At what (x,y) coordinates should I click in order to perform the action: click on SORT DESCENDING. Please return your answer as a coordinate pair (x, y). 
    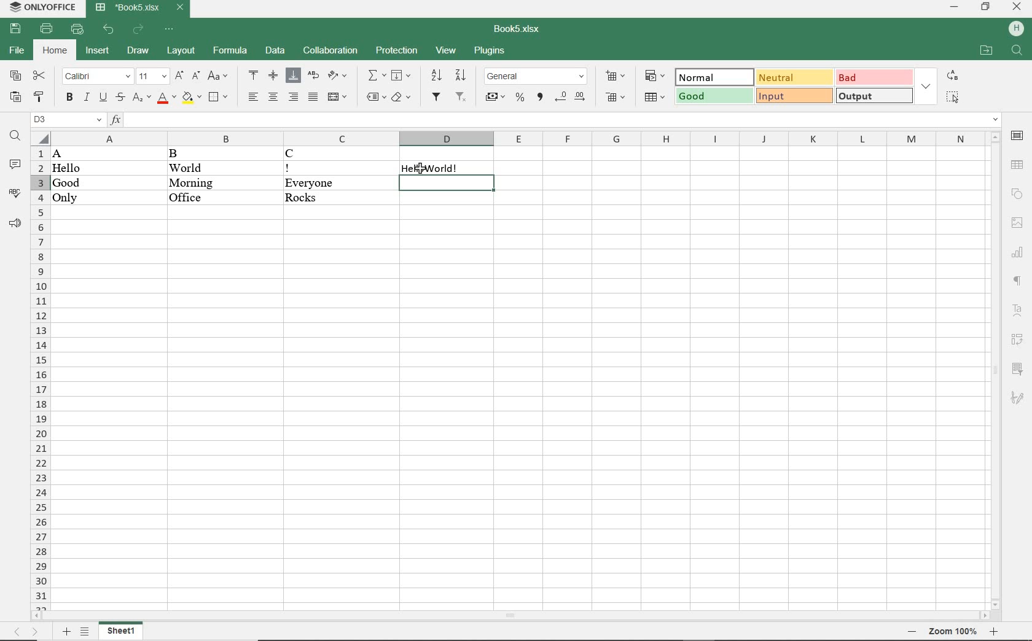
    Looking at the image, I should click on (461, 75).